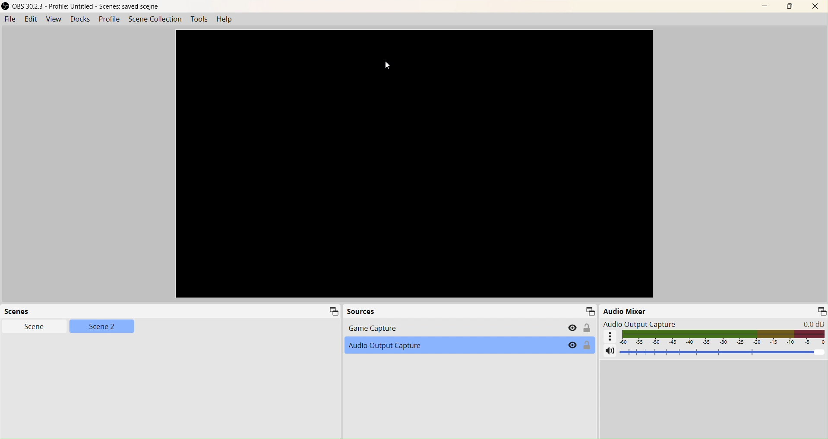  Describe the element at coordinates (470, 345) in the screenshot. I see `Audio Output Capture` at that location.